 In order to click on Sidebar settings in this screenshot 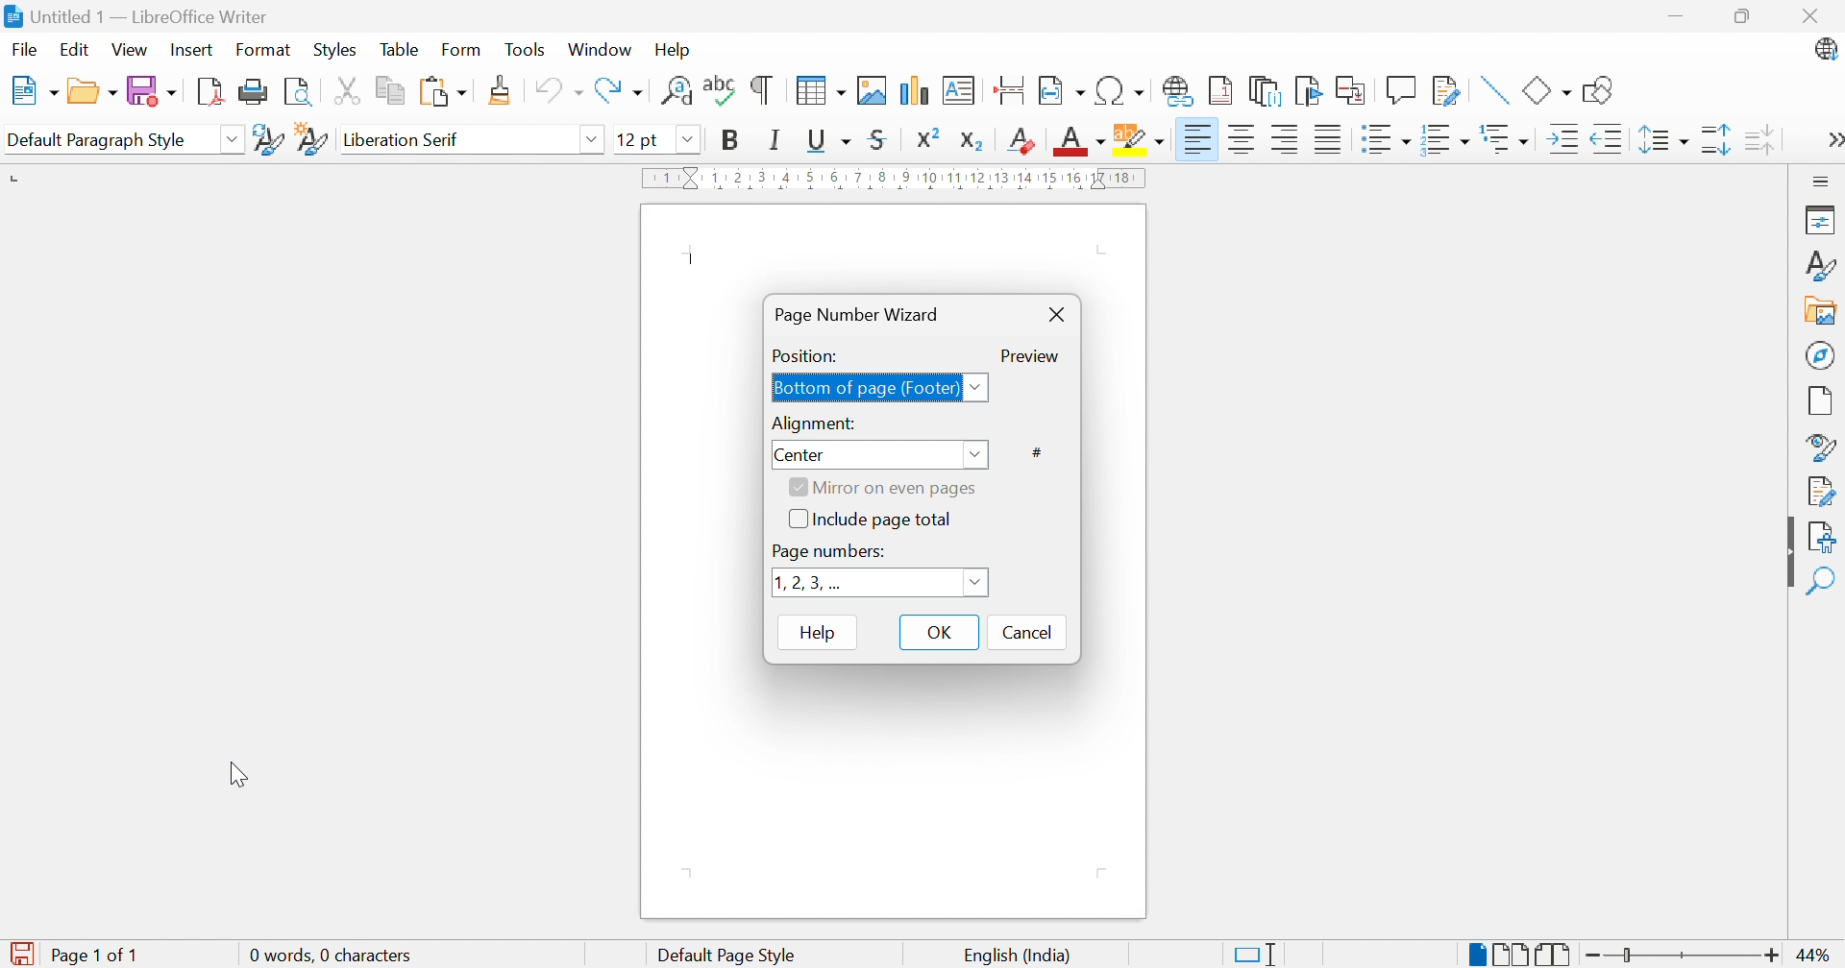, I will do `click(1825, 180)`.